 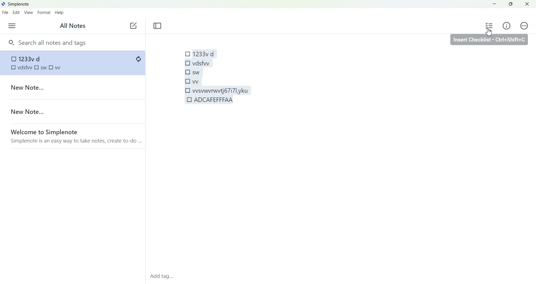 I want to click on Info, so click(x=506, y=26).